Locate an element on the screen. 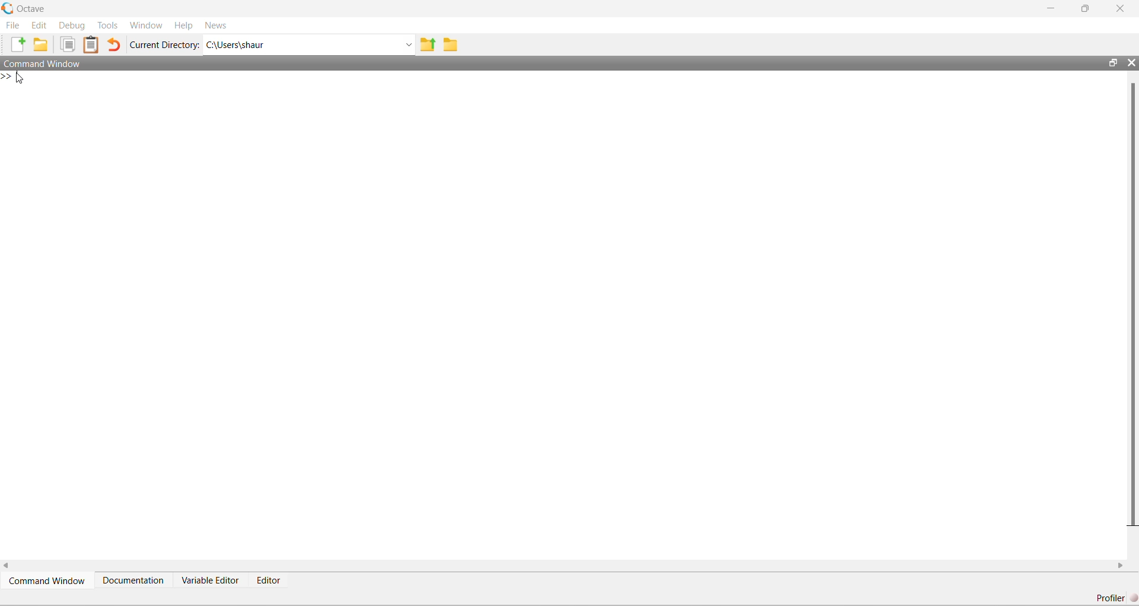 This screenshot has height=606, width=1139. File is located at coordinates (12, 24).